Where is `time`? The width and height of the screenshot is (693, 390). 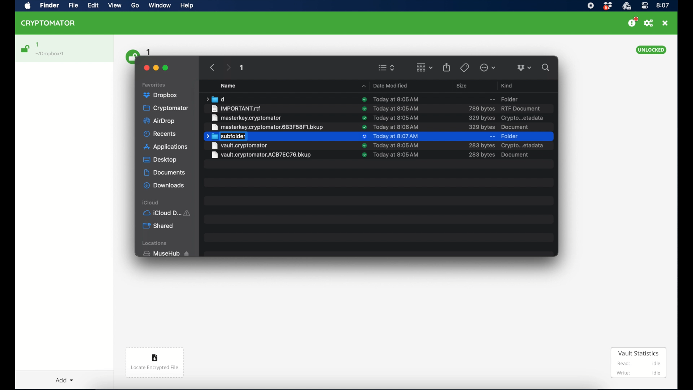 time is located at coordinates (663, 5).